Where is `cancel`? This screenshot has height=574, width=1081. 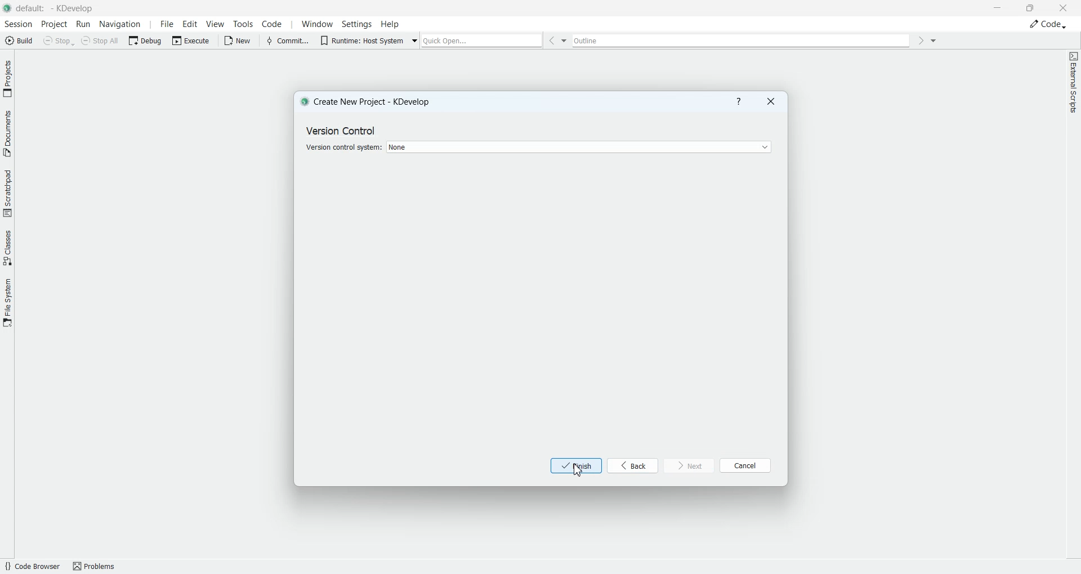 cancel is located at coordinates (745, 464).